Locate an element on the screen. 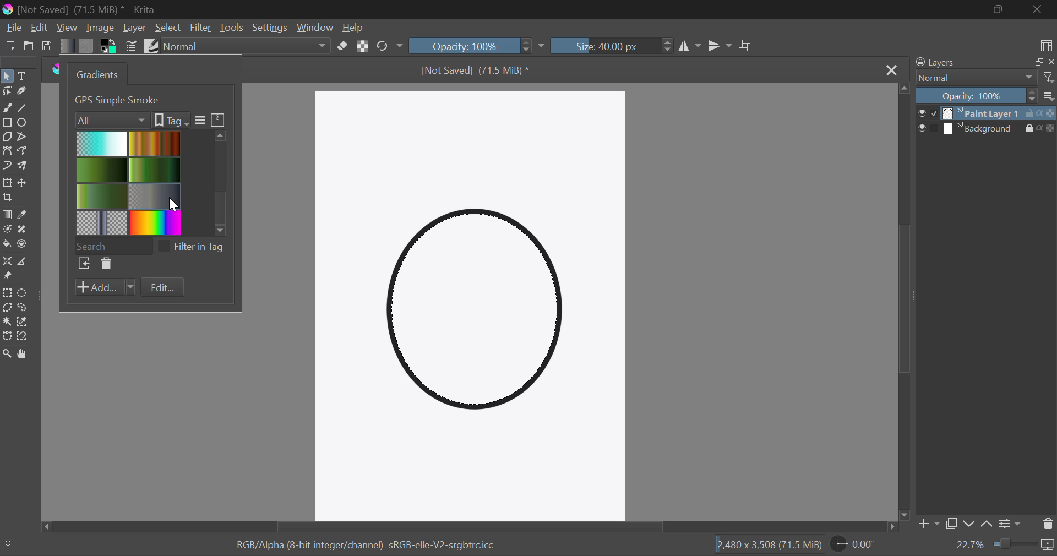  Close is located at coordinates (892, 71).